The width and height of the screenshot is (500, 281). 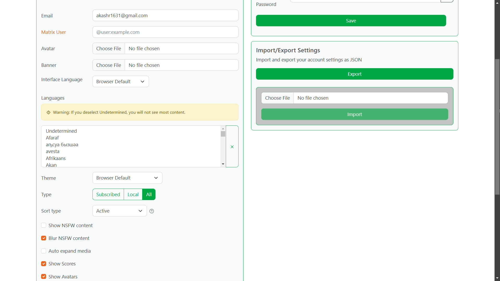 I want to click on browser default, so click(x=114, y=81).